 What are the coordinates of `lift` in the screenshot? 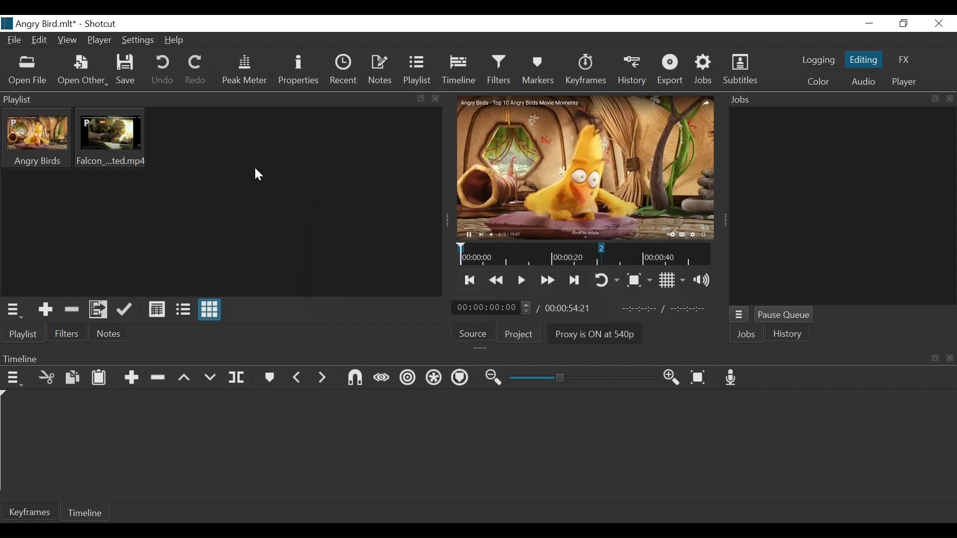 It's located at (183, 378).